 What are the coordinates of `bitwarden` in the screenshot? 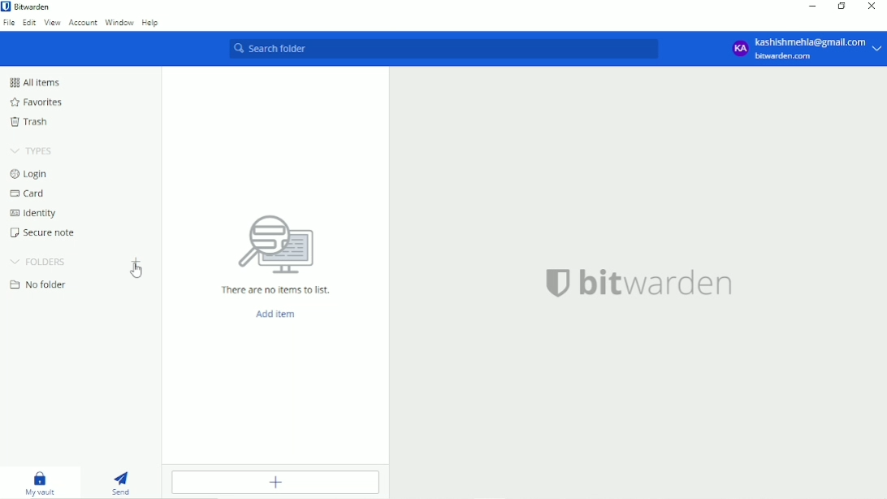 It's located at (660, 286).